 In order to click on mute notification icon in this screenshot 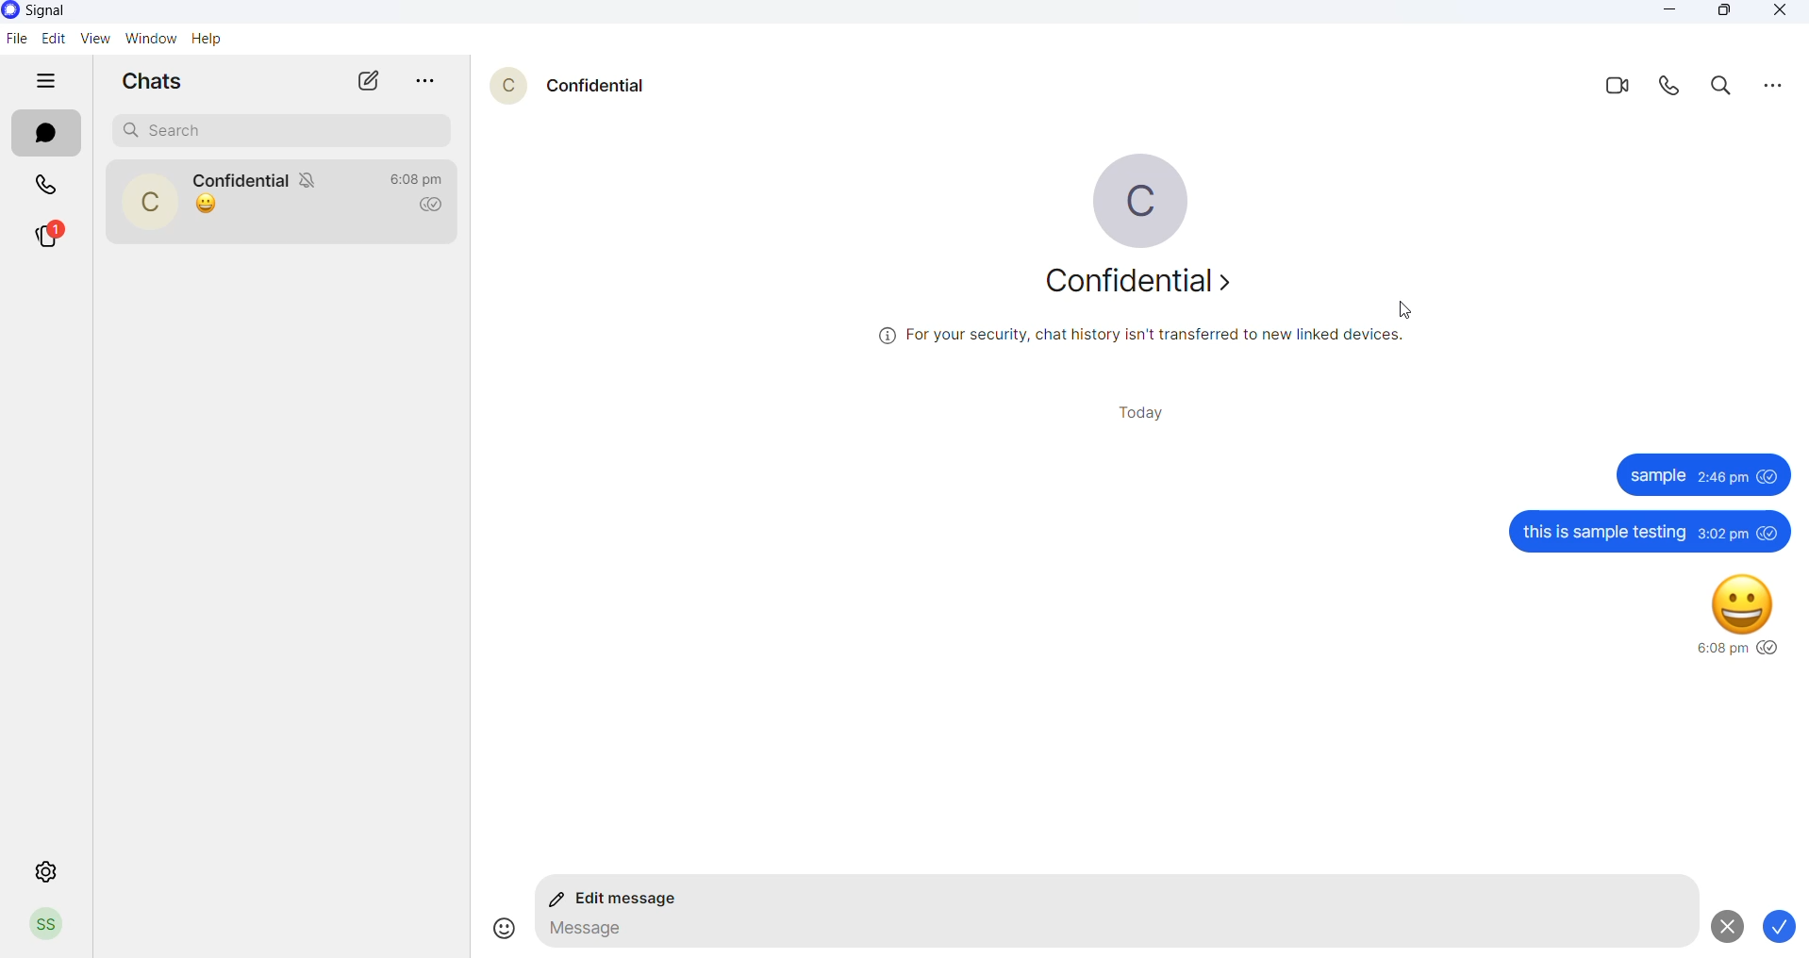, I will do `click(314, 182)`.